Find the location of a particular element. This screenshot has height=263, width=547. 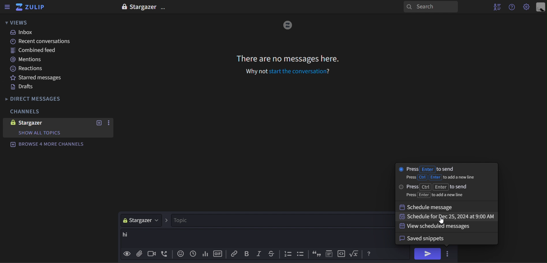

lock is located at coordinates (124, 7).